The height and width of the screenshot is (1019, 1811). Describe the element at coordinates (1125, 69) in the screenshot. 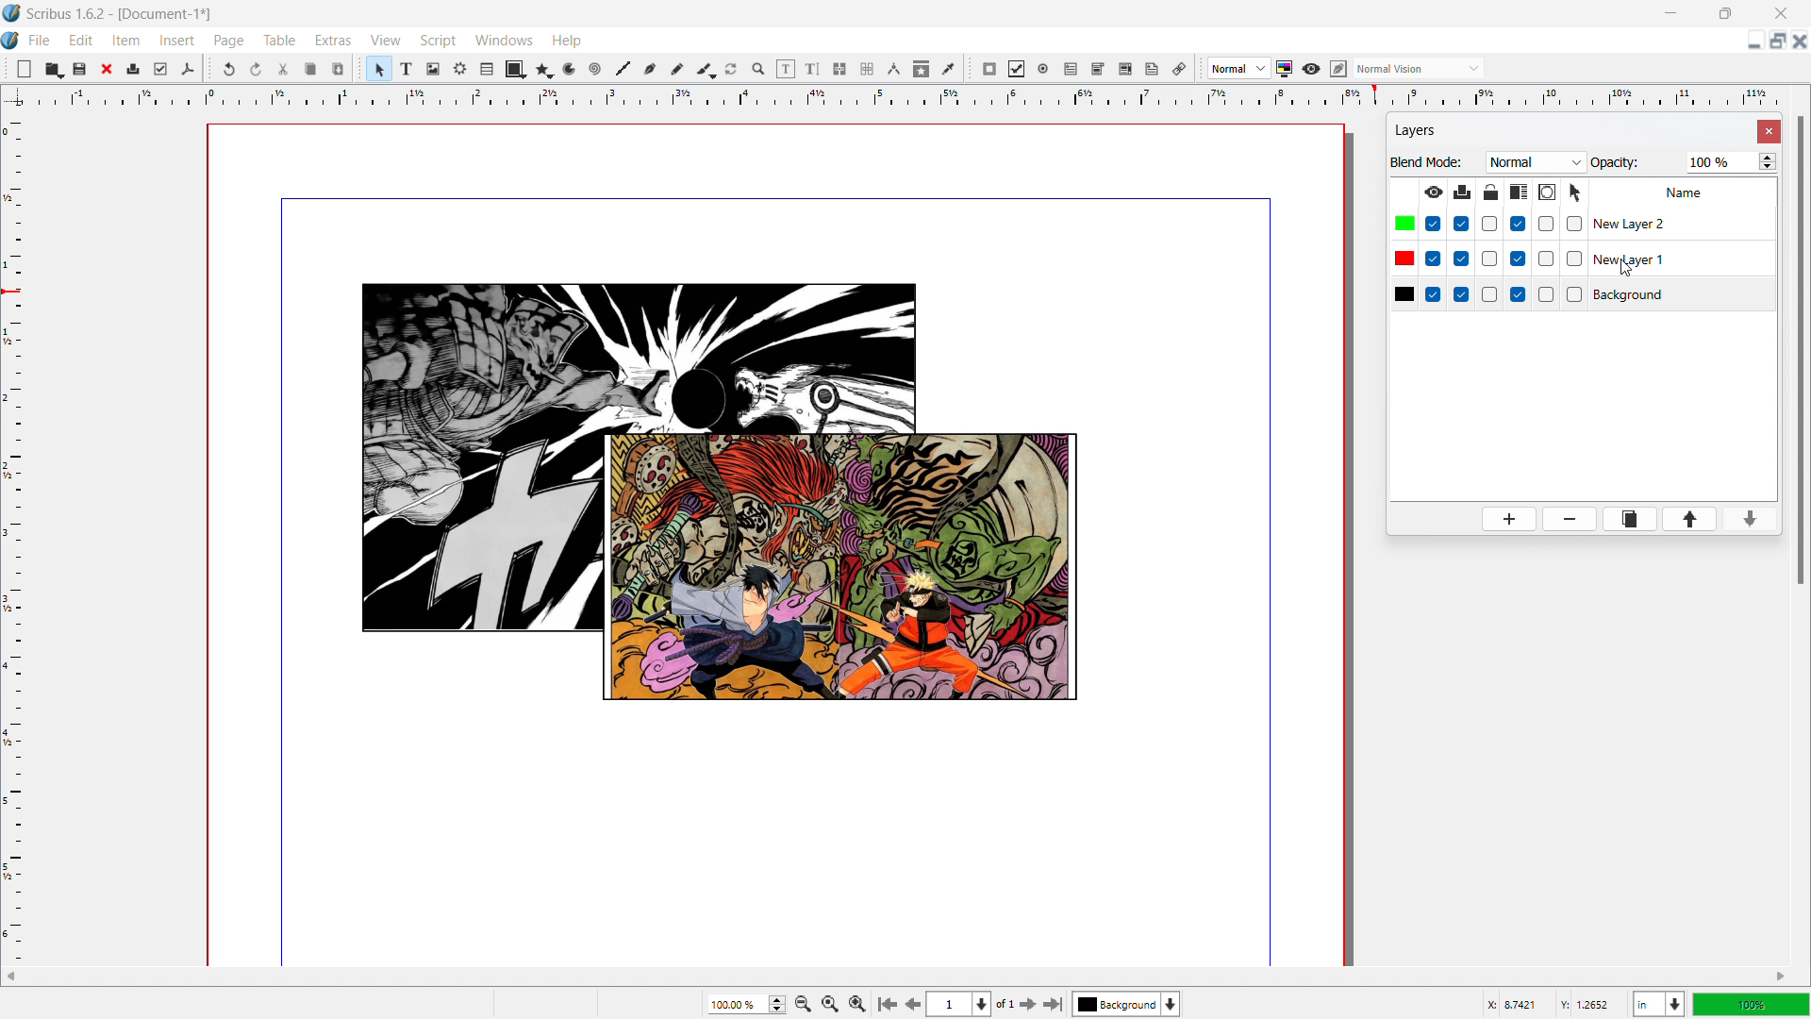

I see `pdf list box` at that location.